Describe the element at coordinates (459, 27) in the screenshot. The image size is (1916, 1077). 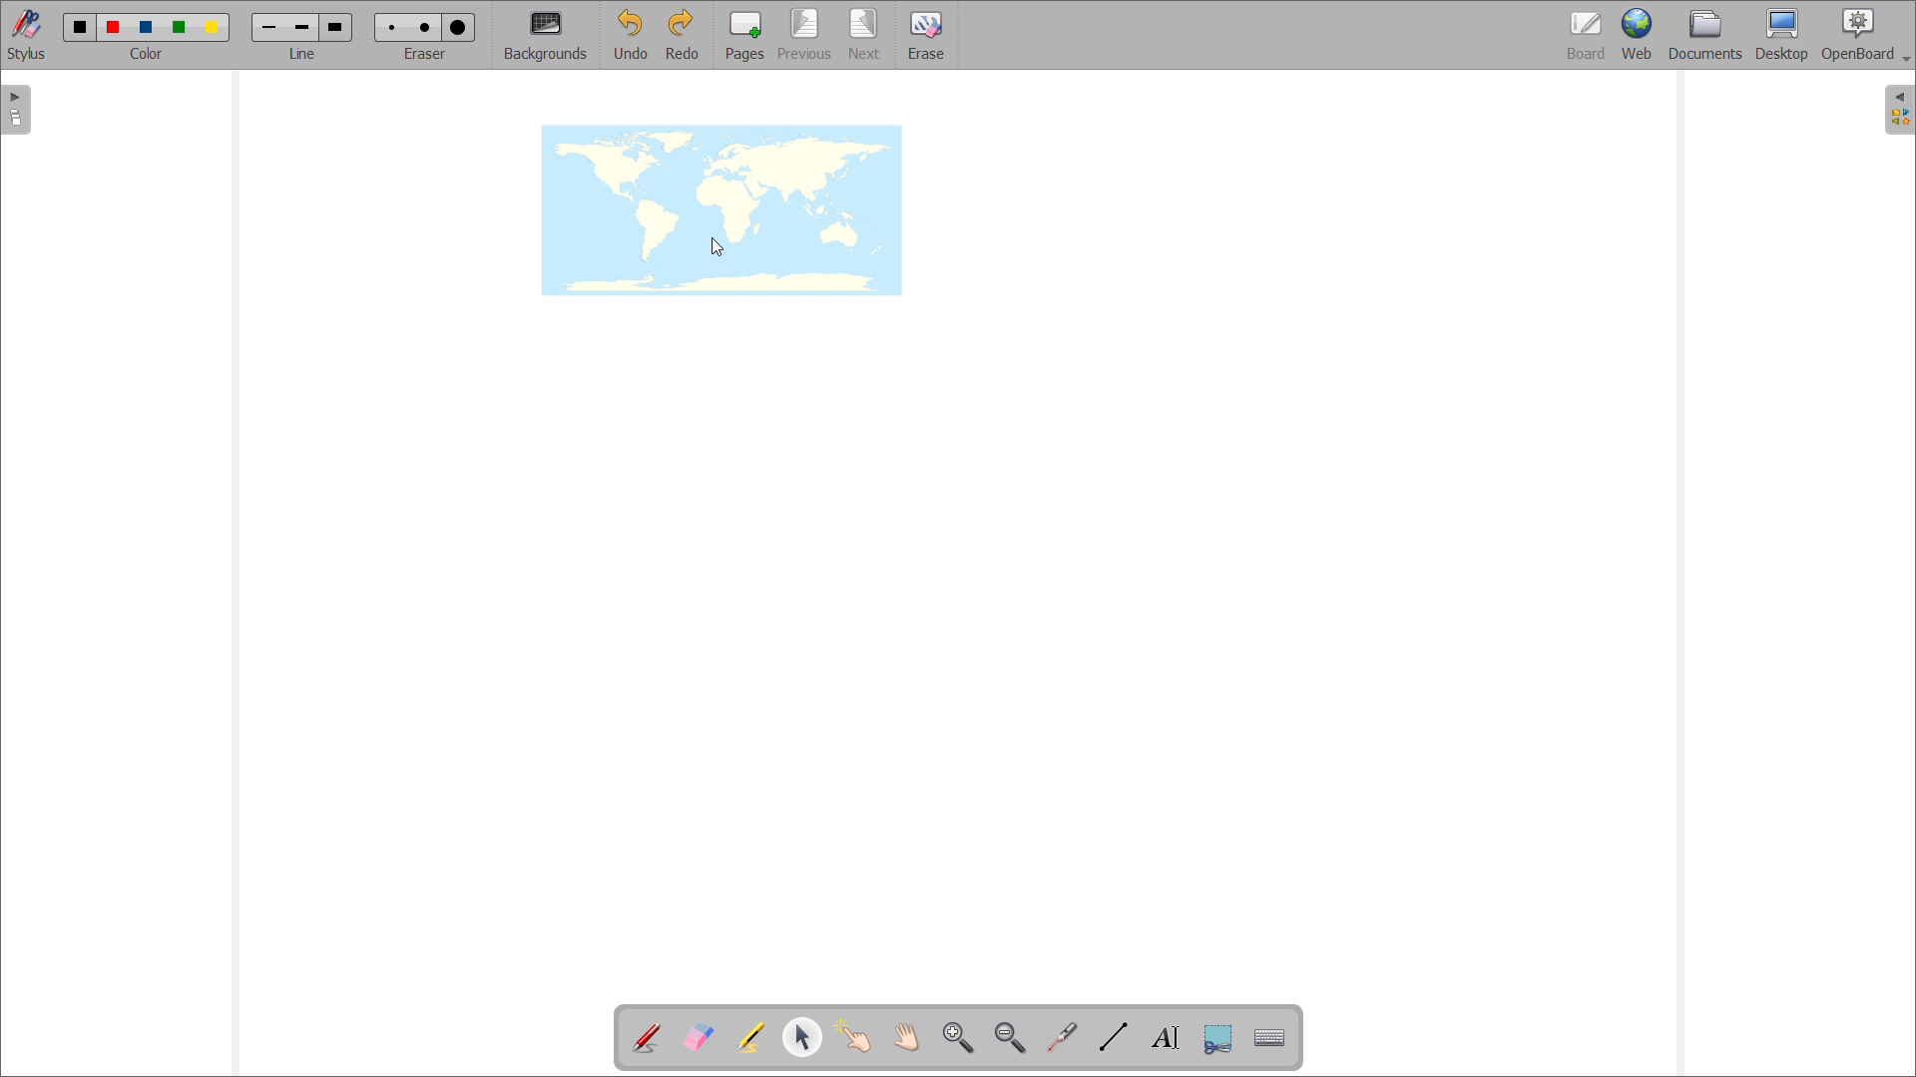
I see `large` at that location.